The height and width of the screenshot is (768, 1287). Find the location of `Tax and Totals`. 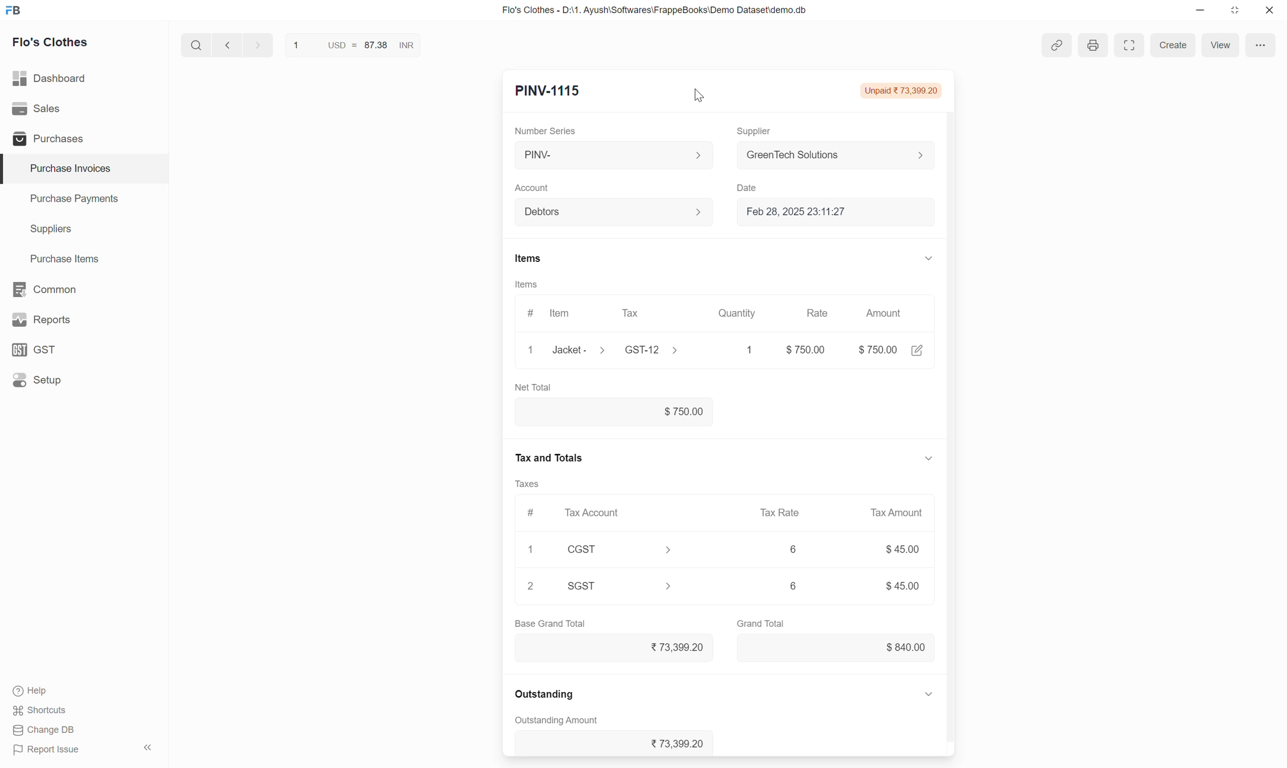

Tax and Totals is located at coordinates (548, 457).